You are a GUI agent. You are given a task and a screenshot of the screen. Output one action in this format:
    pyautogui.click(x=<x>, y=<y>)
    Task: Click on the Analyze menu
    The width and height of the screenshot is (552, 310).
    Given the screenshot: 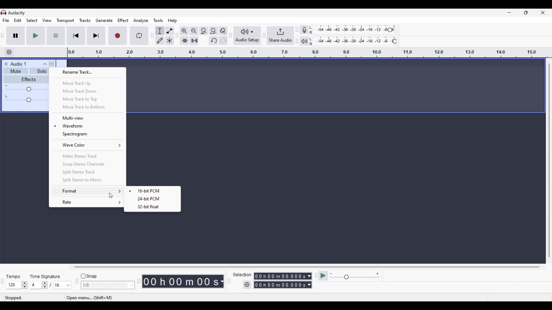 What is the action you would take?
    pyautogui.click(x=141, y=20)
    